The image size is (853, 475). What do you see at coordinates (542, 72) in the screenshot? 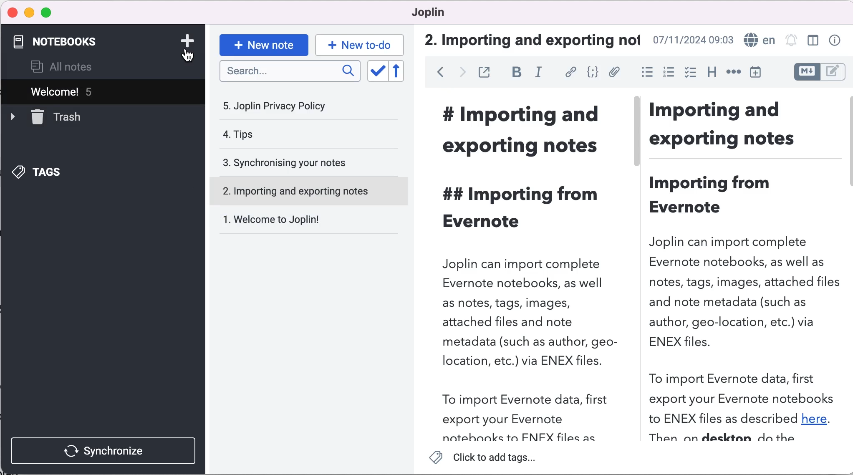
I see `italic` at bounding box center [542, 72].